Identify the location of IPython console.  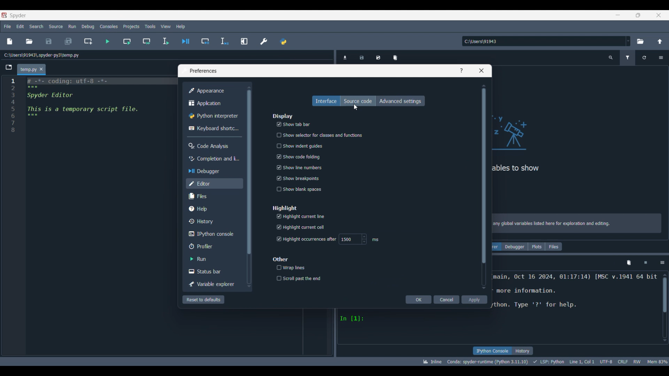
(214, 234).